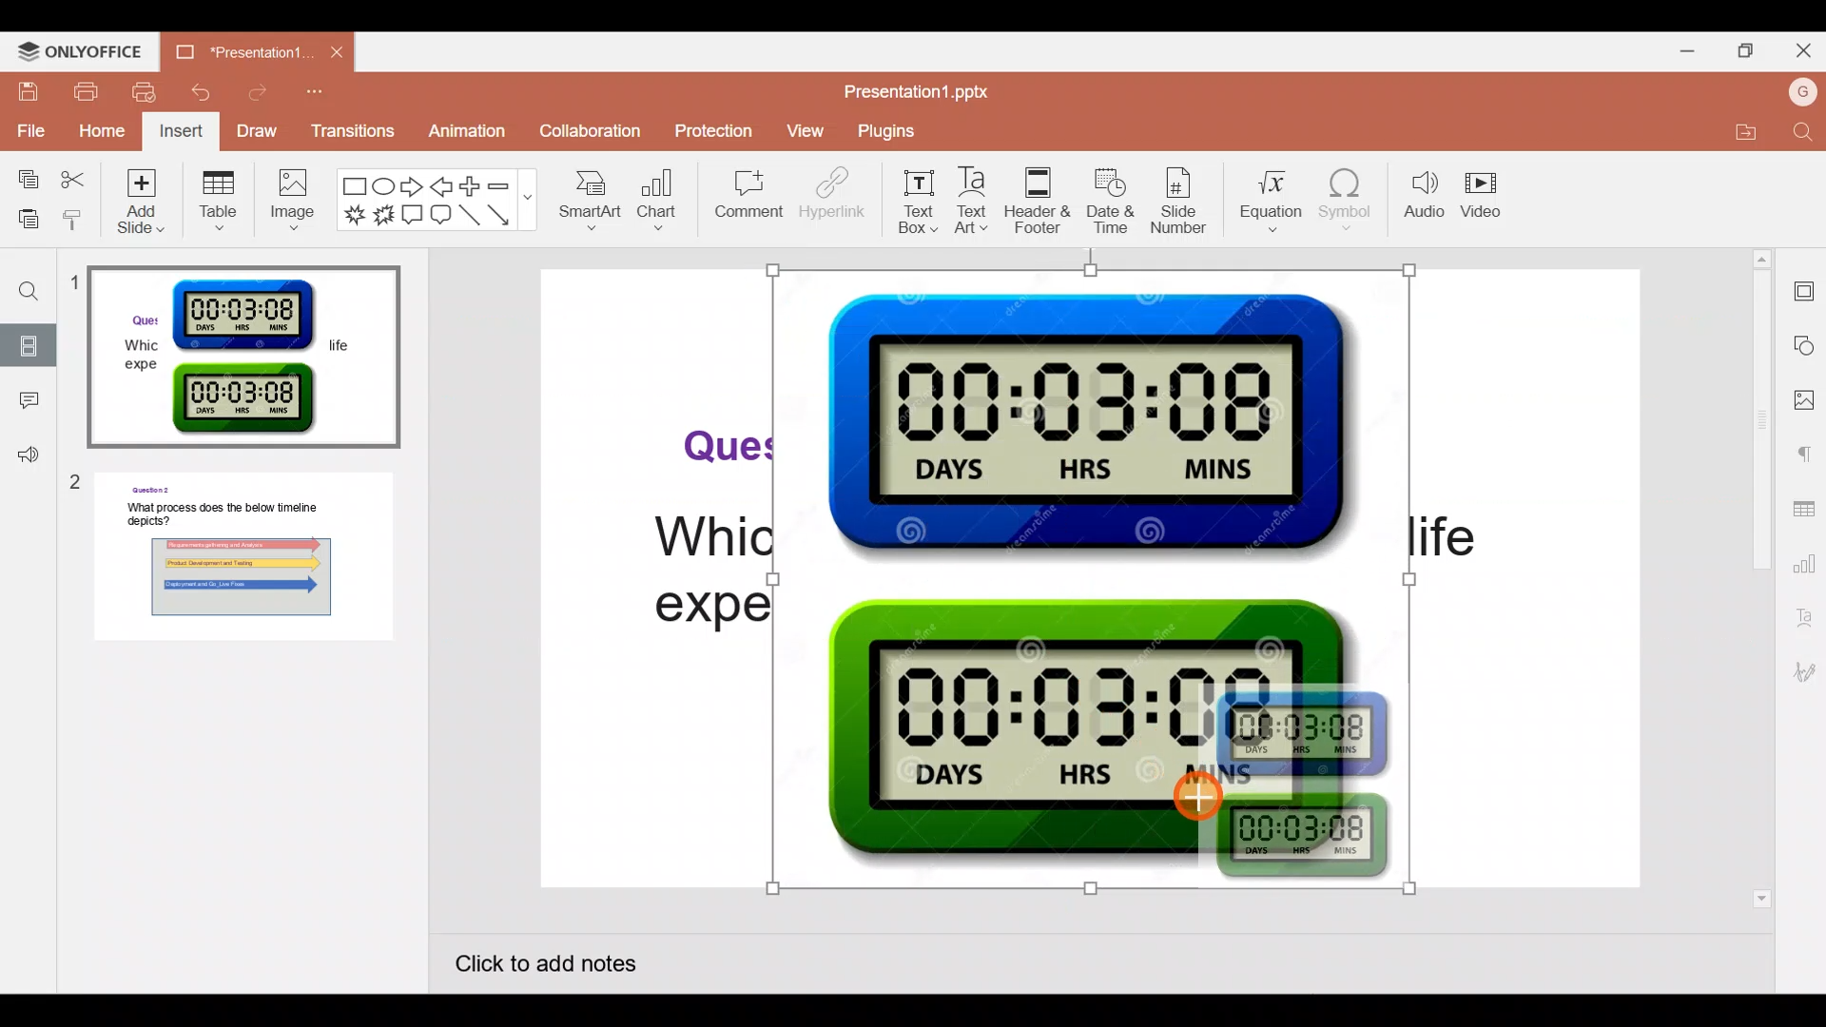 This screenshot has width=1826, height=1027. What do you see at coordinates (1683, 49) in the screenshot?
I see `Minimize` at bounding box center [1683, 49].